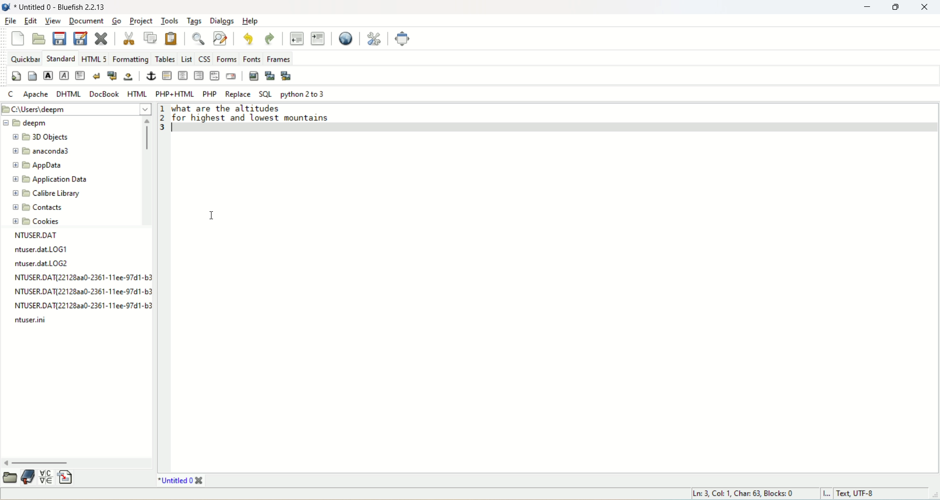  Describe the element at coordinates (893, 8) in the screenshot. I see `maximize` at that location.